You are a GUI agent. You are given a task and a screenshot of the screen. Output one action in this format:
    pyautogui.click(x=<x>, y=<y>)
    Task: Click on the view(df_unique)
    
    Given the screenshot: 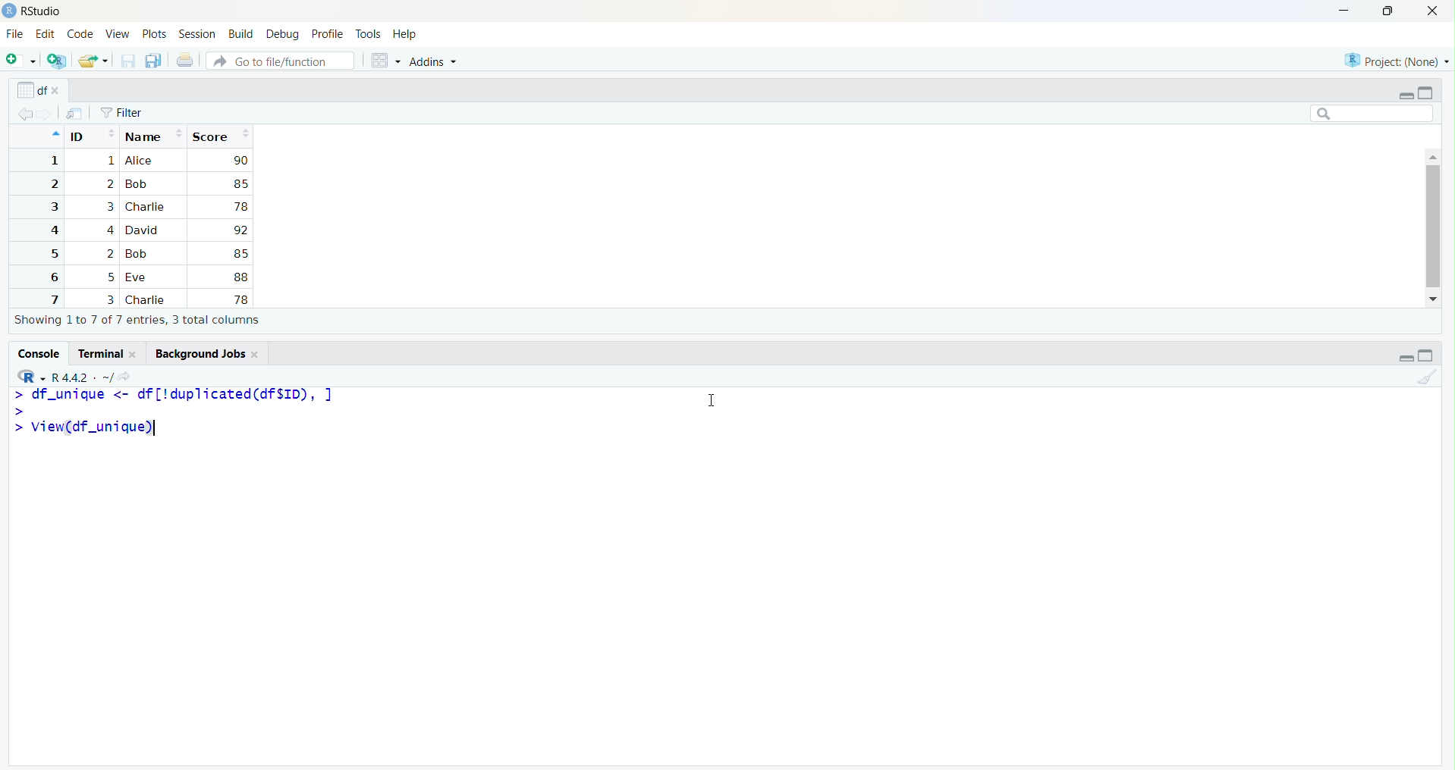 What is the action you would take?
    pyautogui.click(x=95, y=428)
    